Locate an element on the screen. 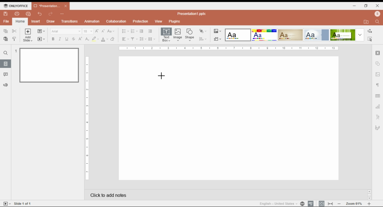 The height and width of the screenshot is (207, 383). signature settings is located at coordinates (378, 128).